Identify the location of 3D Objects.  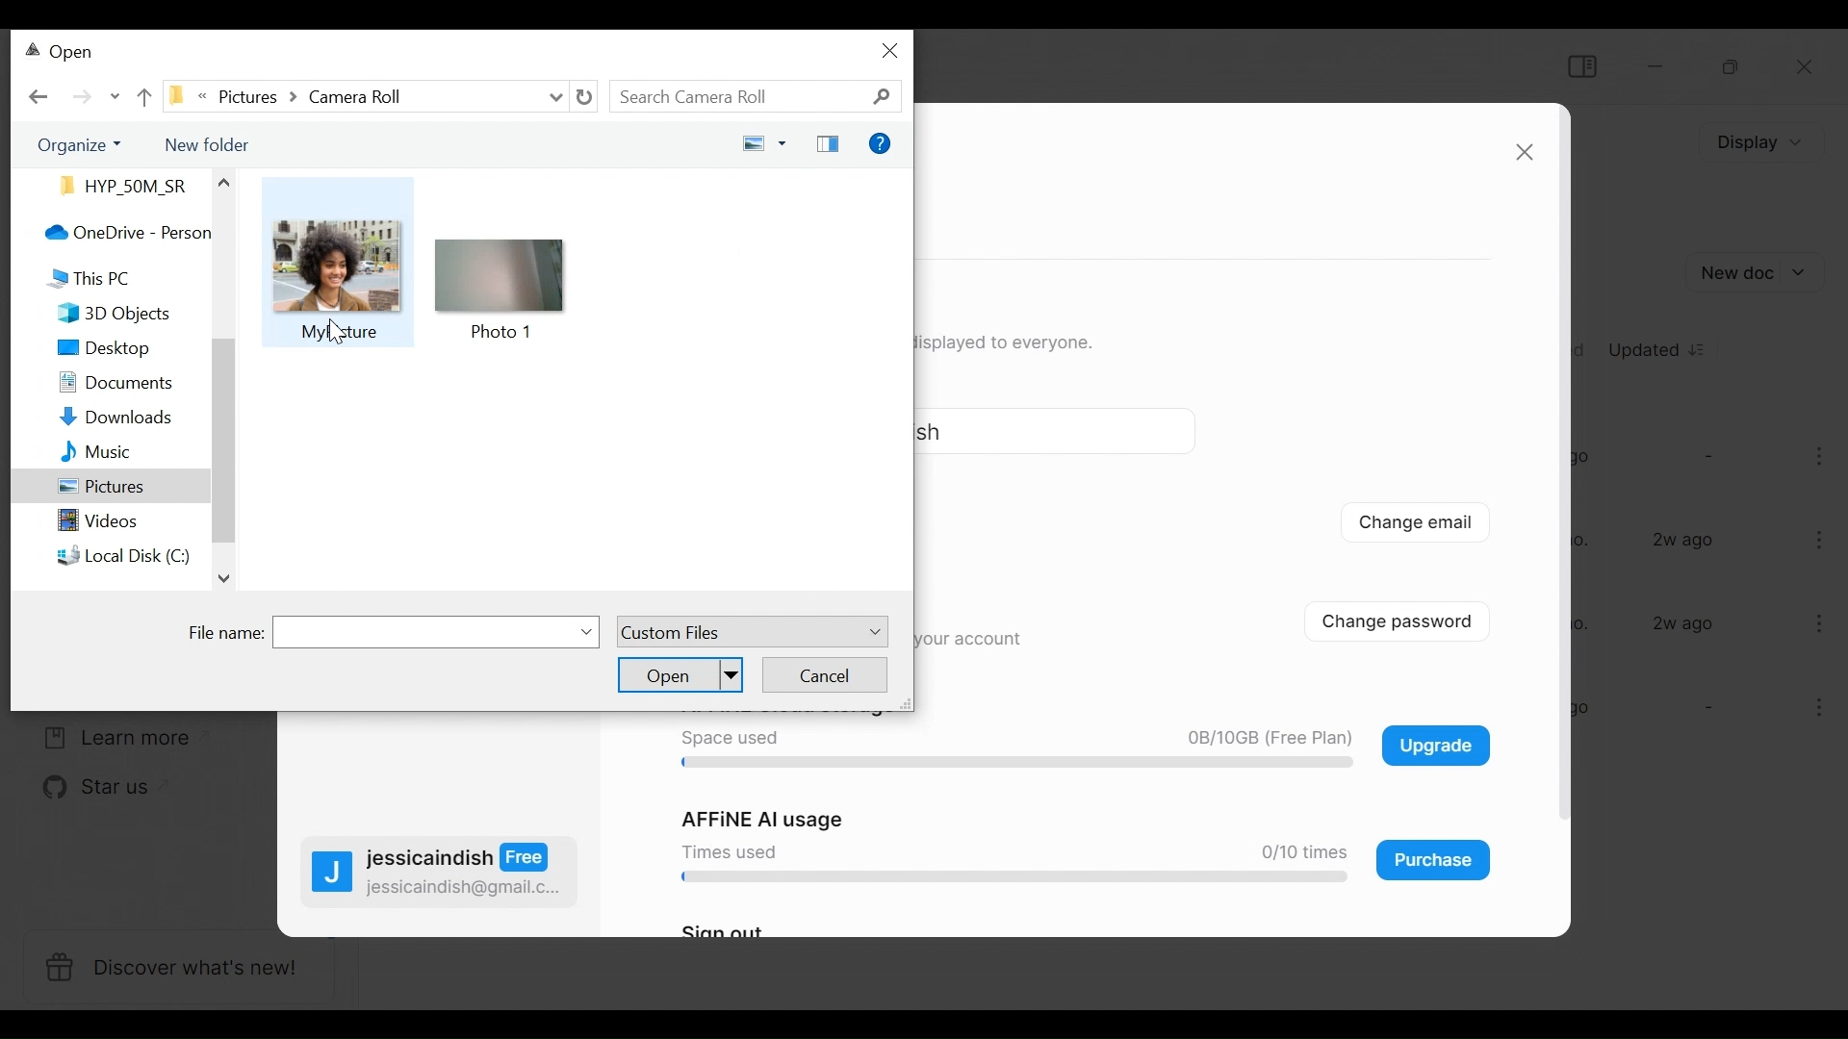
(100, 315).